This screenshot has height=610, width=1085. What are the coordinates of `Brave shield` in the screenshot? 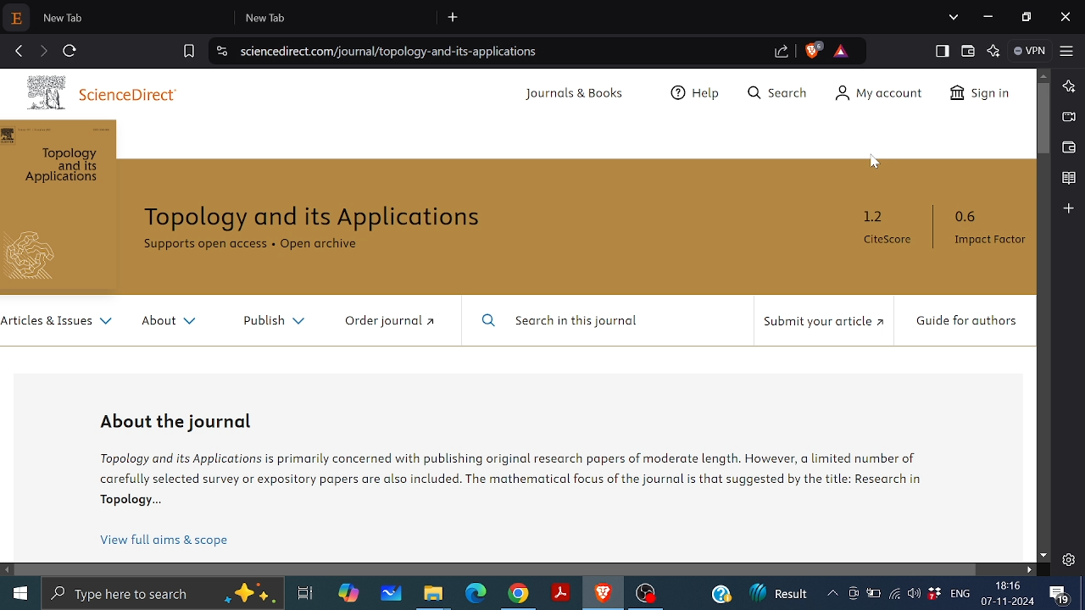 It's located at (815, 51).